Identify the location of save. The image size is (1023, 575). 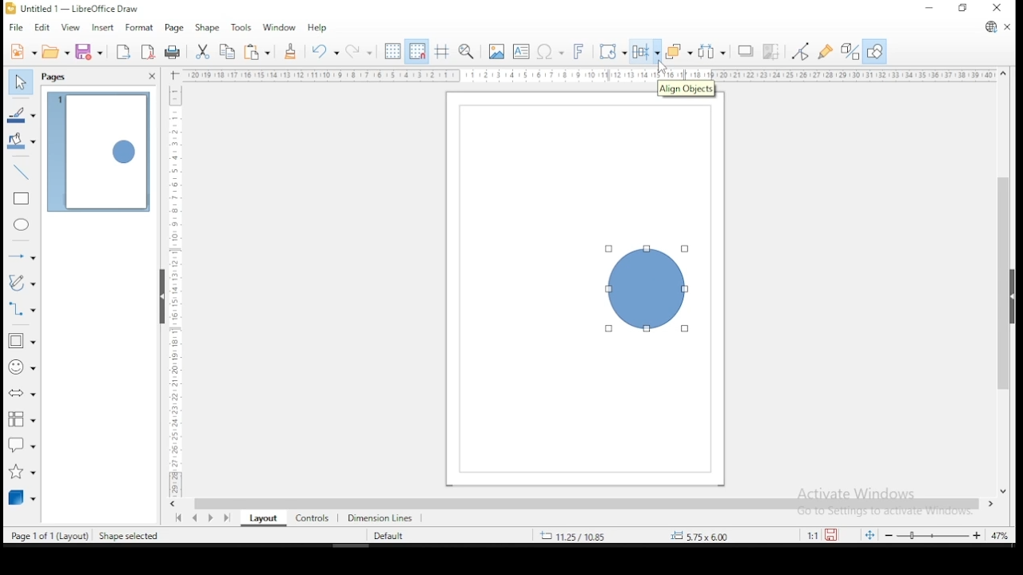
(89, 51).